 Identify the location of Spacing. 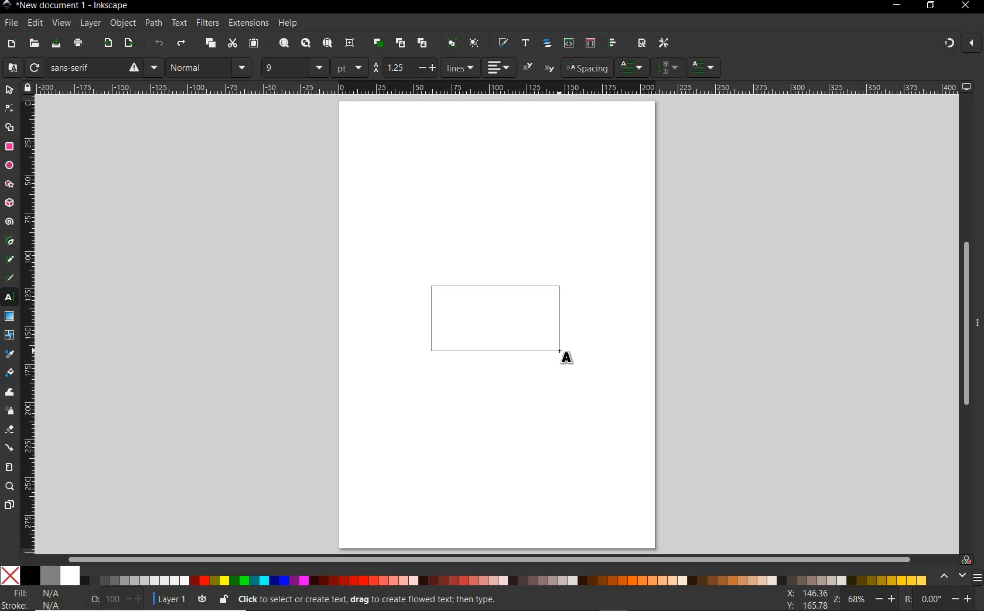
(586, 68).